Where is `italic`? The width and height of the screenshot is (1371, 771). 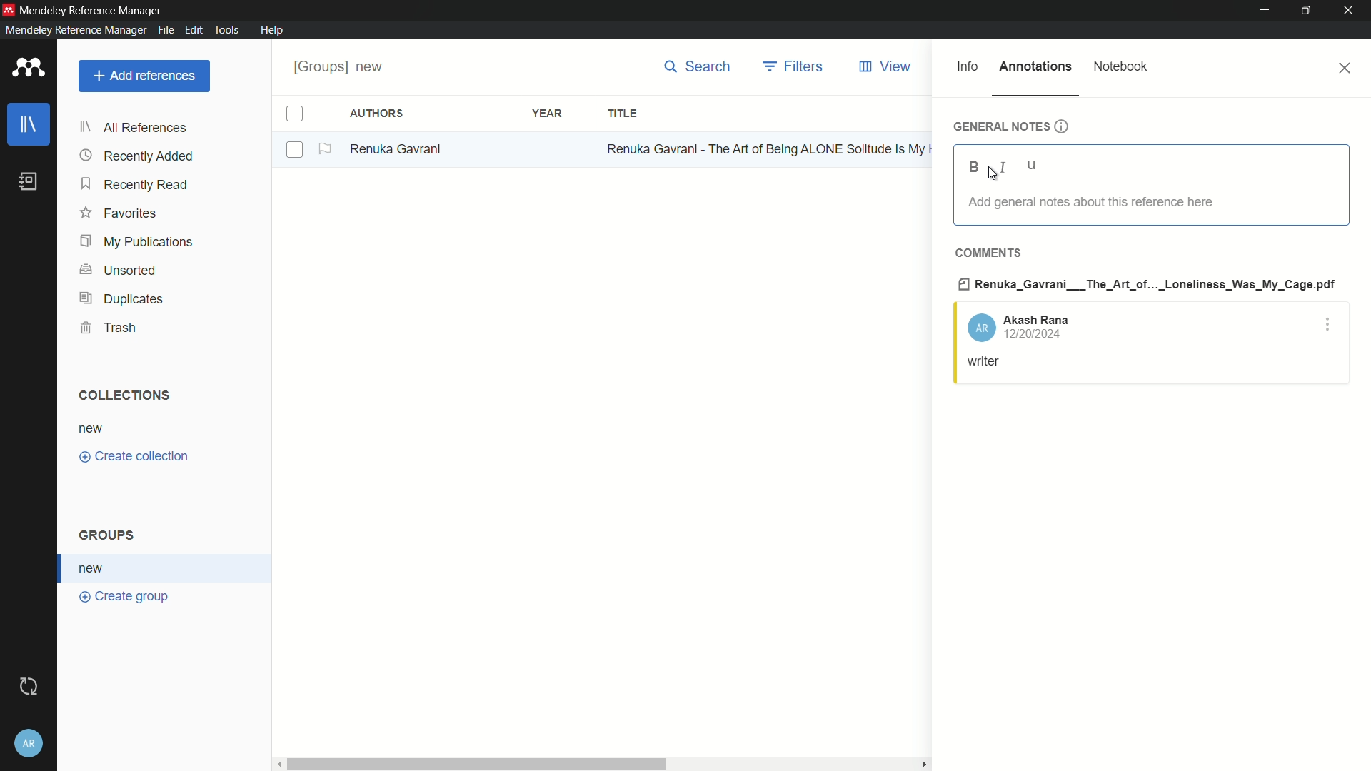
italic is located at coordinates (1000, 168).